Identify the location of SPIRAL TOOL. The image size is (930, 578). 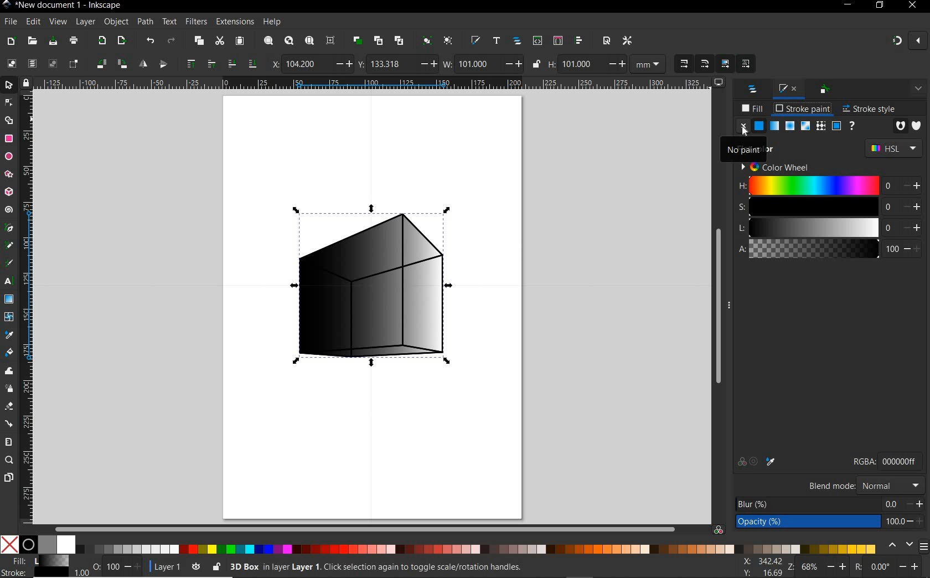
(10, 210).